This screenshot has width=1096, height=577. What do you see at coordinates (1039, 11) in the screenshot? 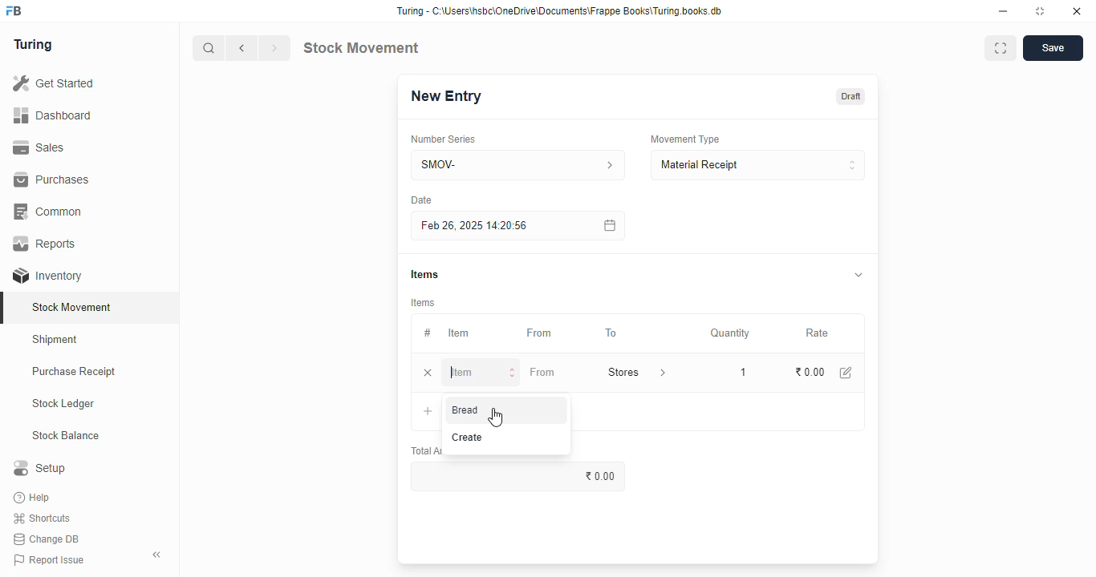
I see `toggle maximize` at bounding box center [1039, 11].